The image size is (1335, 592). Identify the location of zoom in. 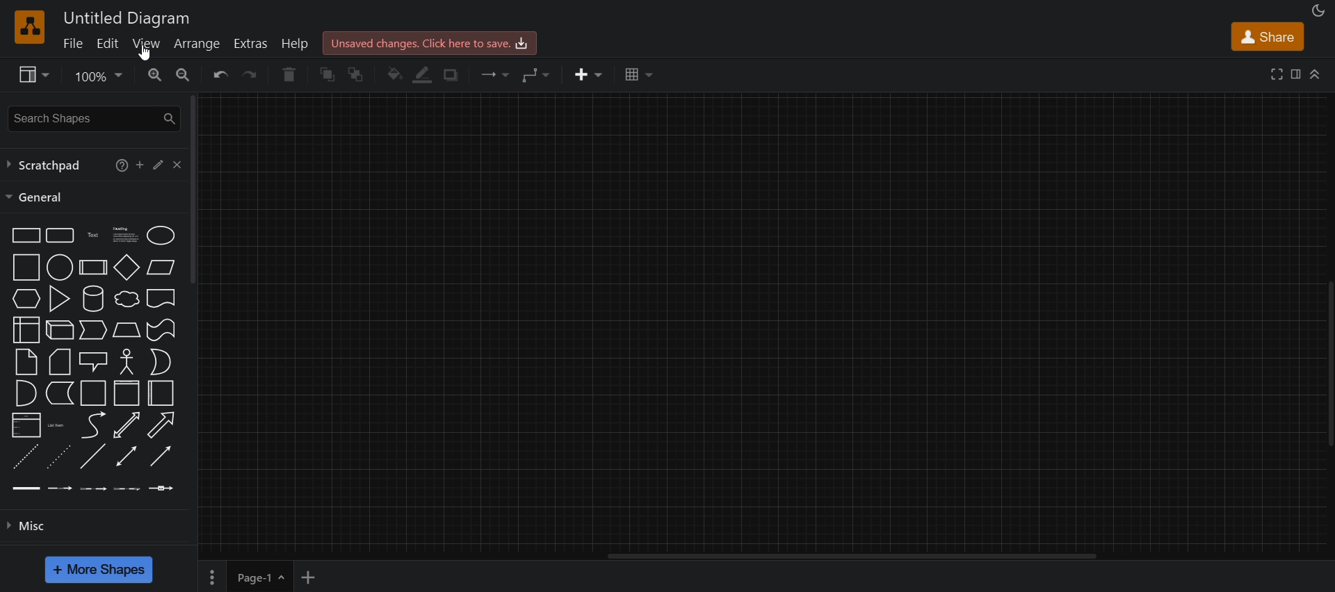
(152, 75).